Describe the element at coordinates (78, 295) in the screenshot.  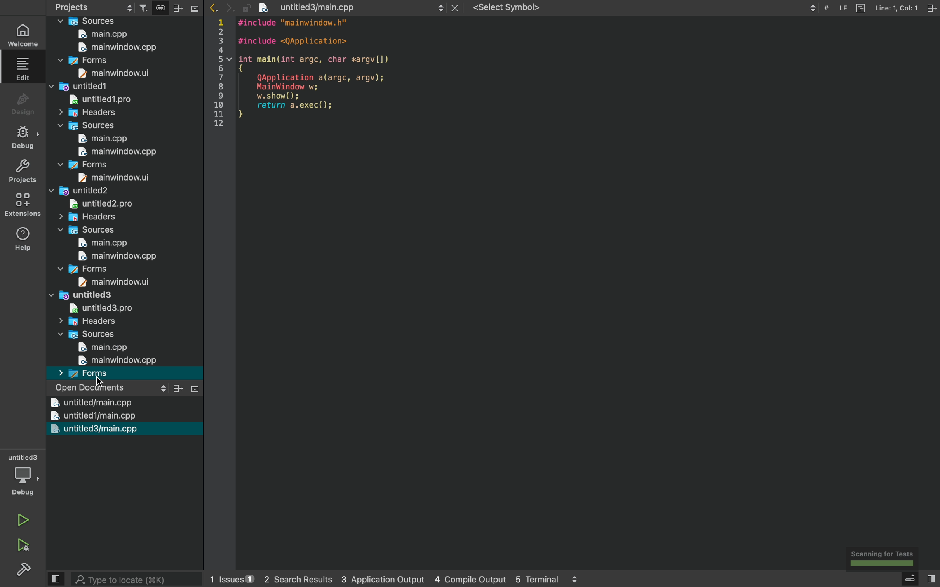
I see `Untitled` at that location.